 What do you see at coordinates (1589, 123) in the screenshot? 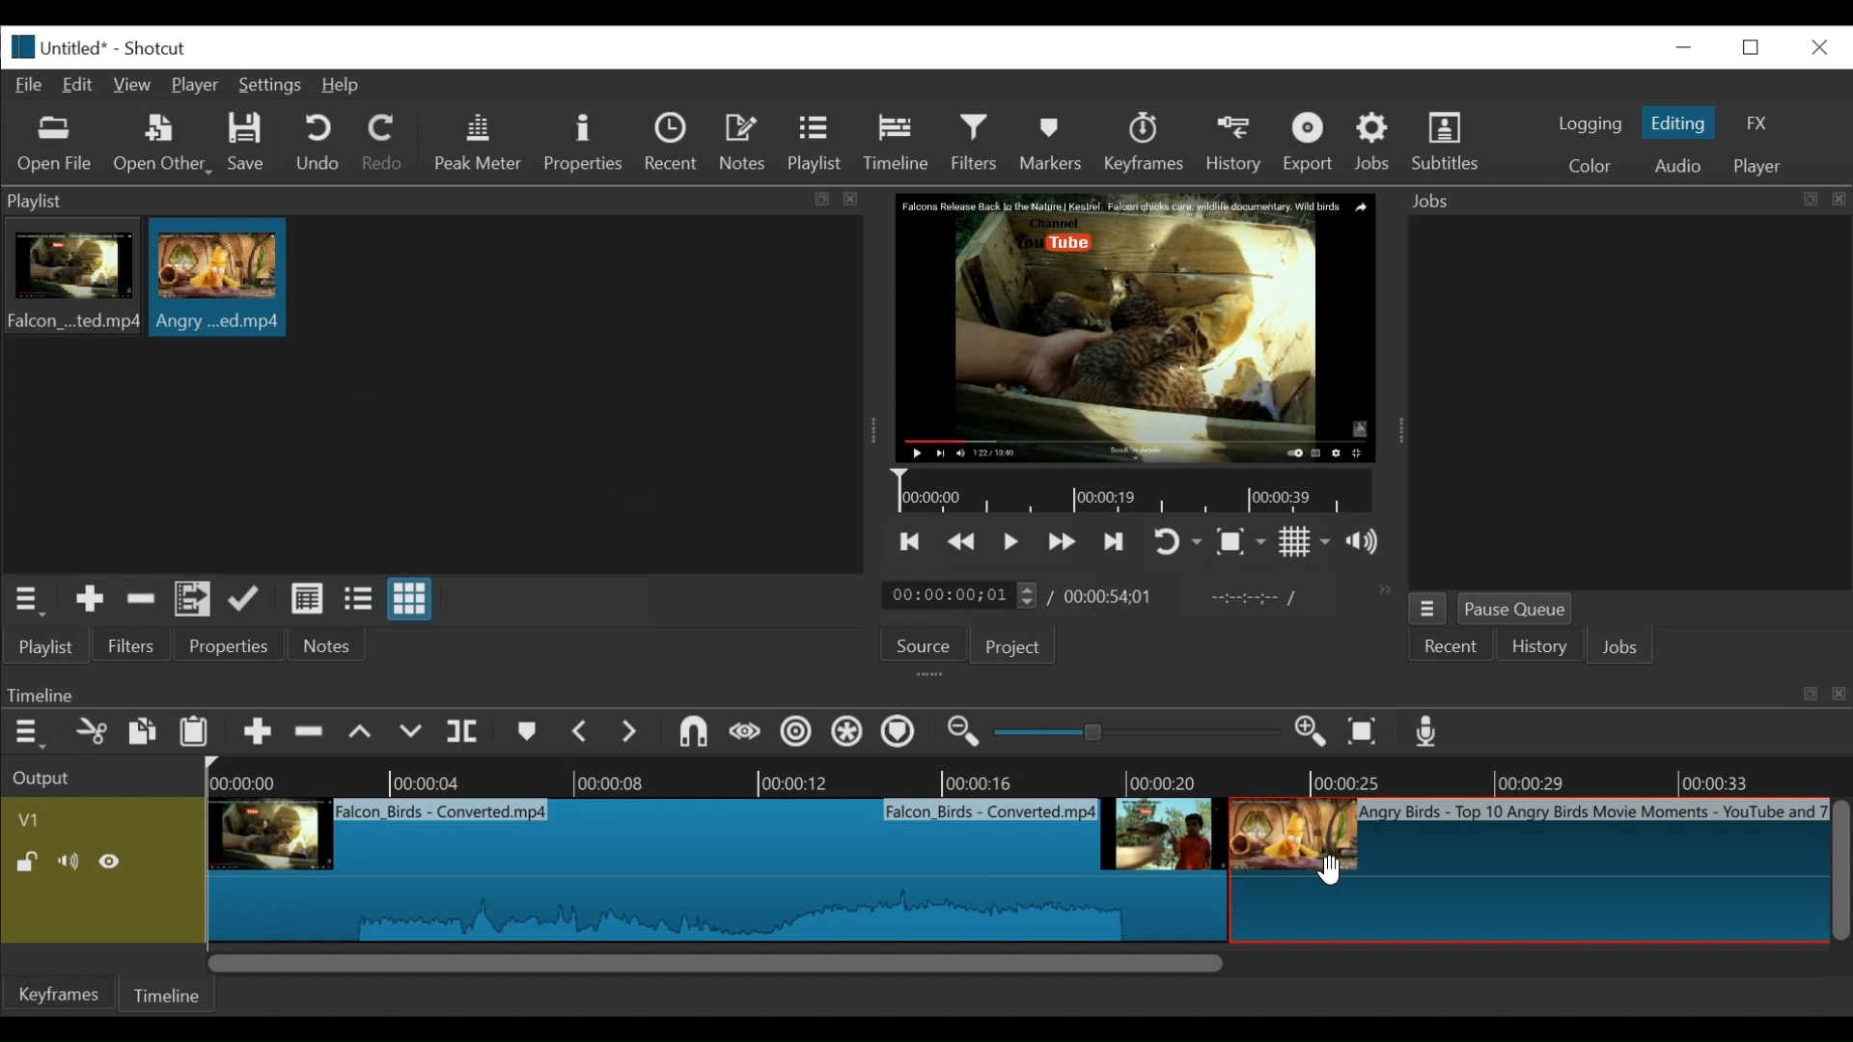
I see `logging` at bounding box center [1589, 123].